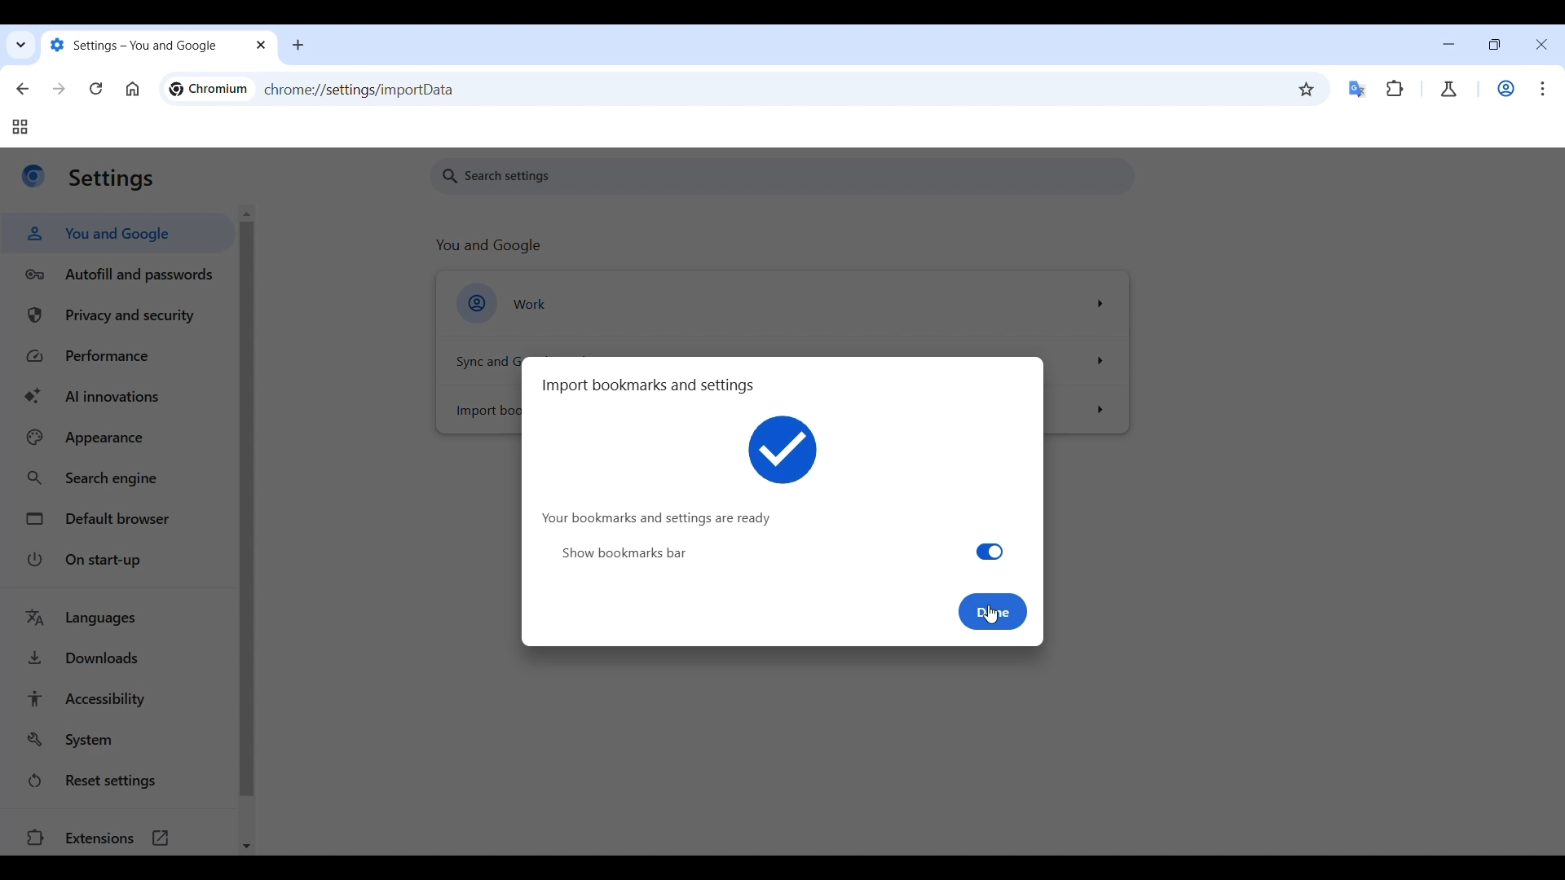  I want to click on Your bookmarks and settings are ready, so click(782, 464).